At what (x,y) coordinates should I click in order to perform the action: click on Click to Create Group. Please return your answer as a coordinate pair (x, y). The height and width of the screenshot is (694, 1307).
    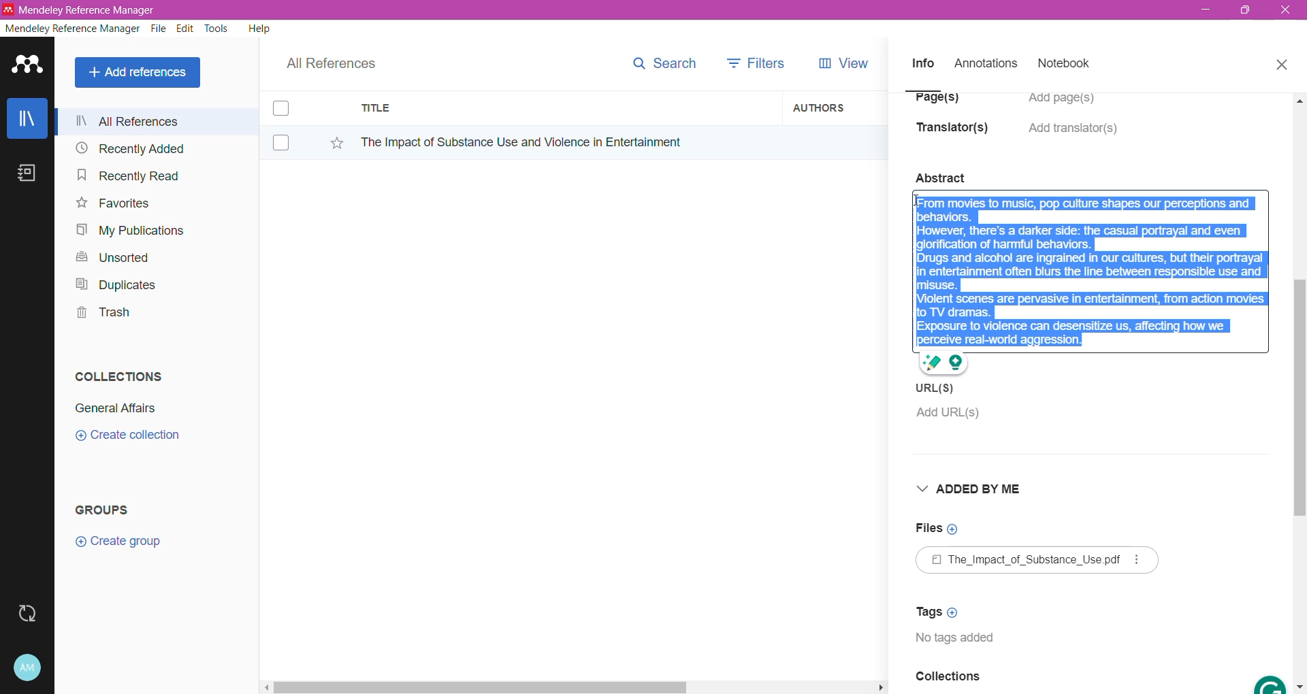
    Looking at the image, I should click on (121, 546).